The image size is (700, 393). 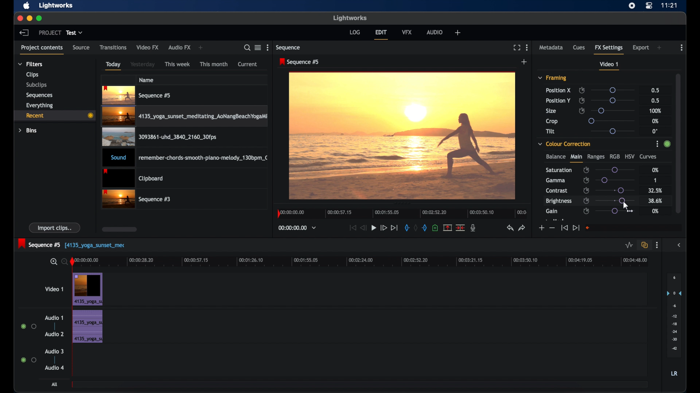 I want to click on out mark, so click(x=425, y=228).